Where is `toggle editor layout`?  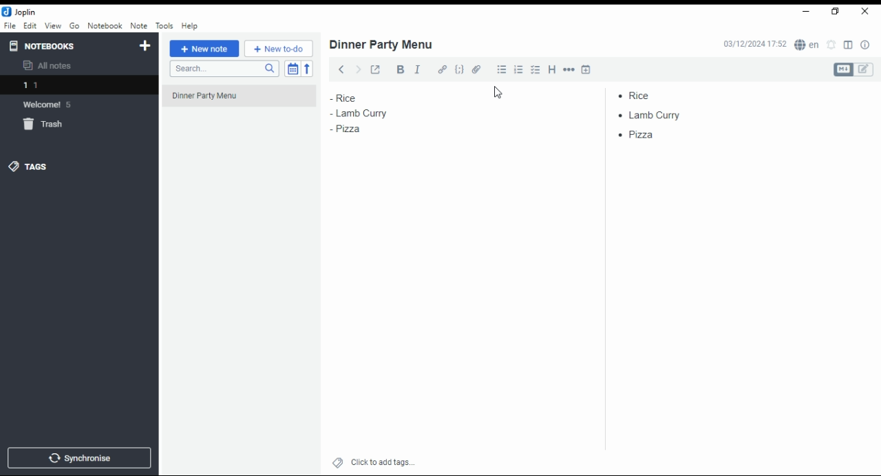 toggle editor layout is located at coordinates (848, 45).